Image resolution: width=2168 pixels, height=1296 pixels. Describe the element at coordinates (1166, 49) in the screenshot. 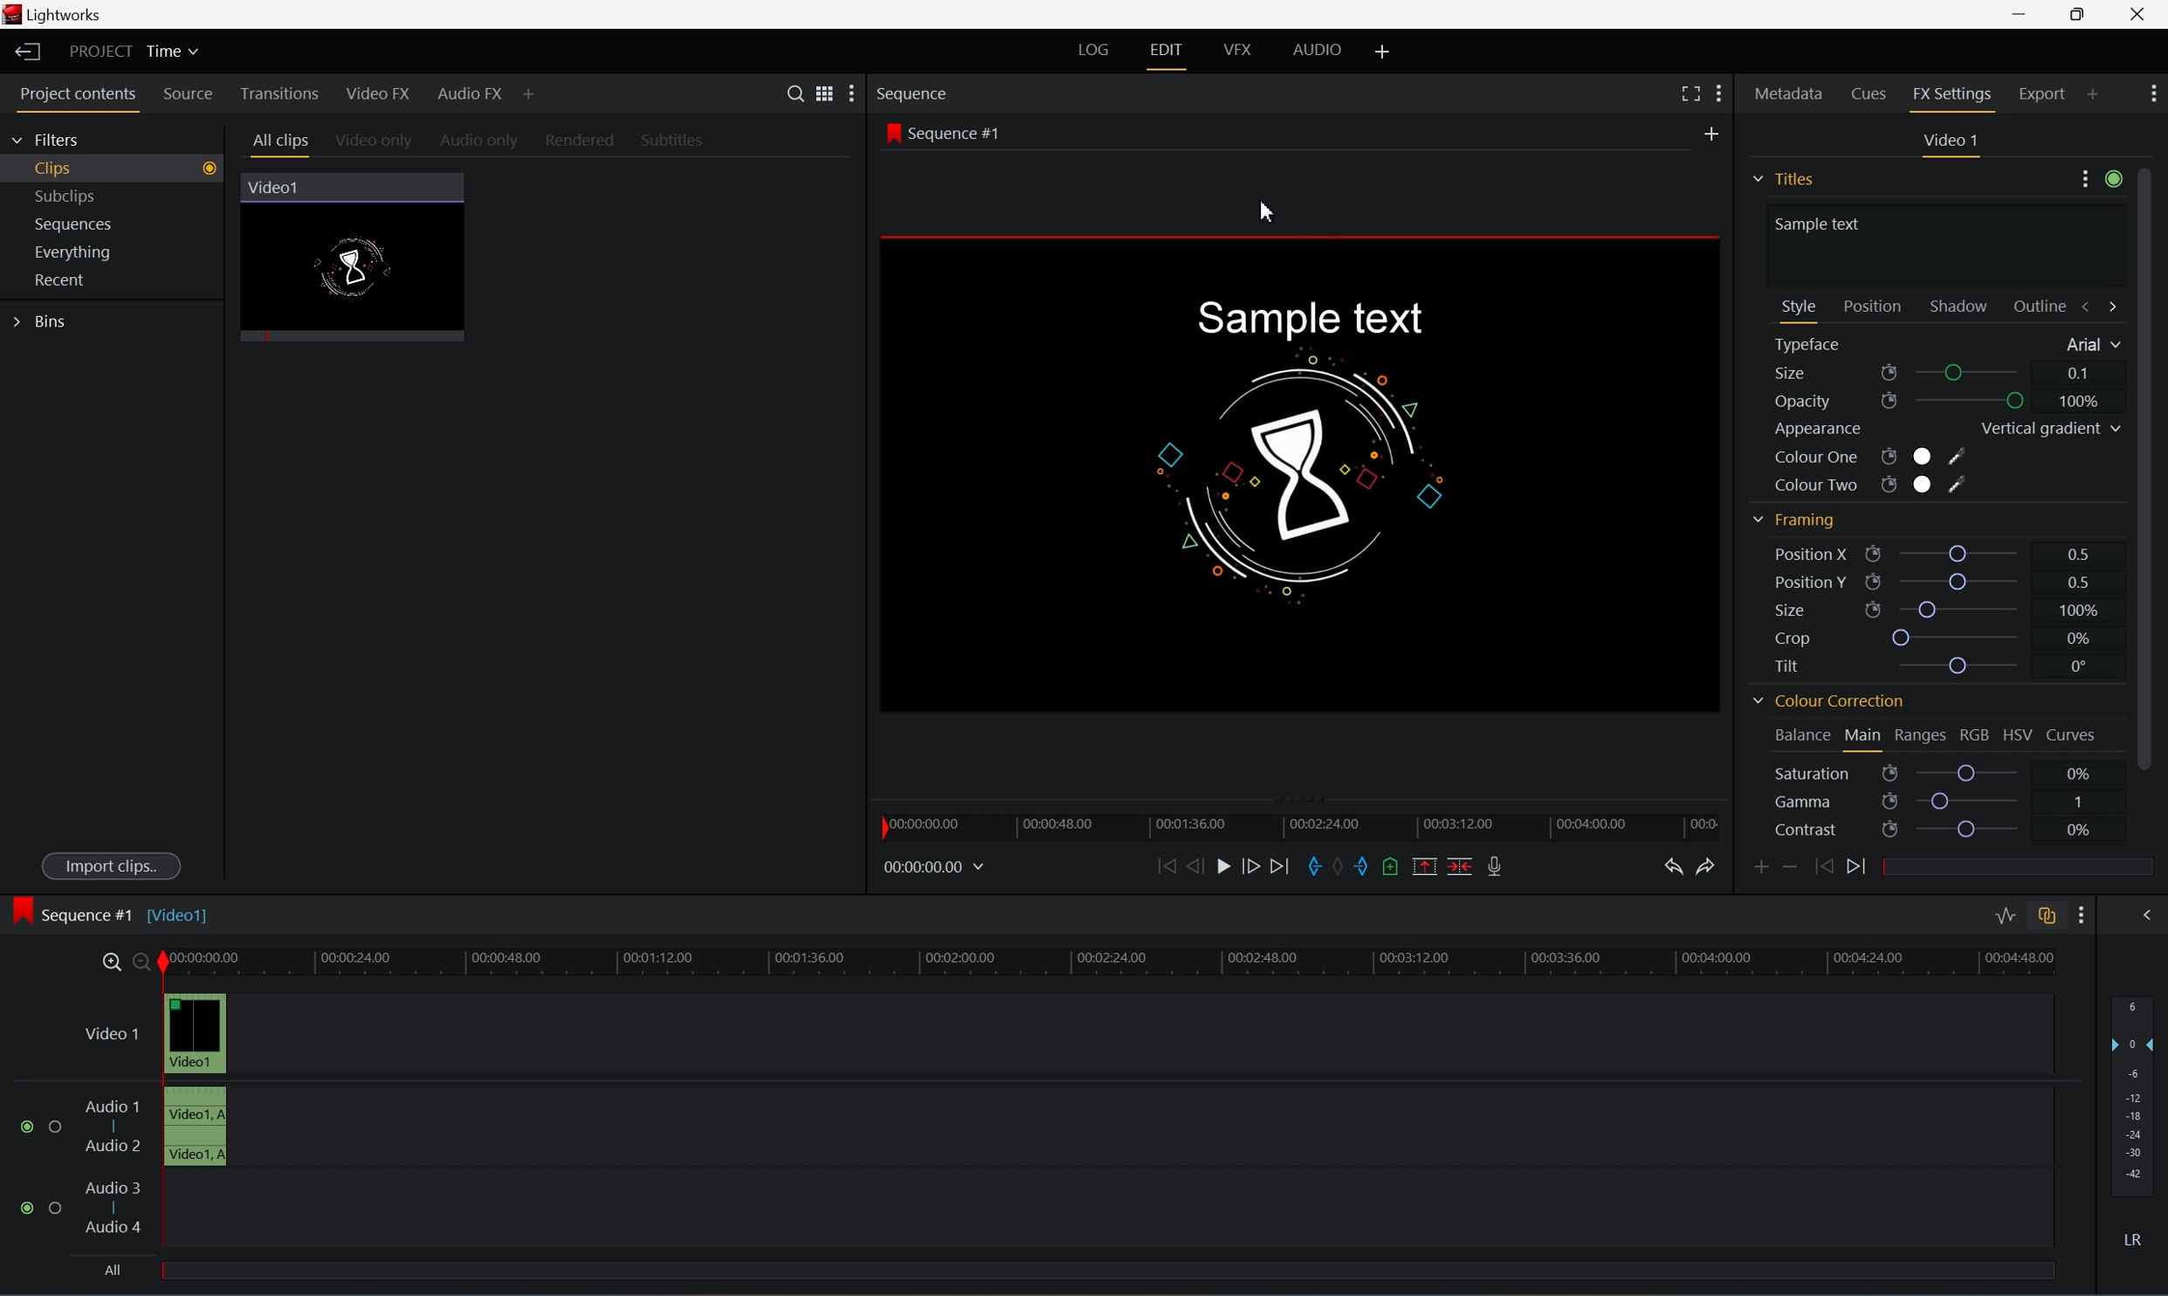

I see `edit` at that location.